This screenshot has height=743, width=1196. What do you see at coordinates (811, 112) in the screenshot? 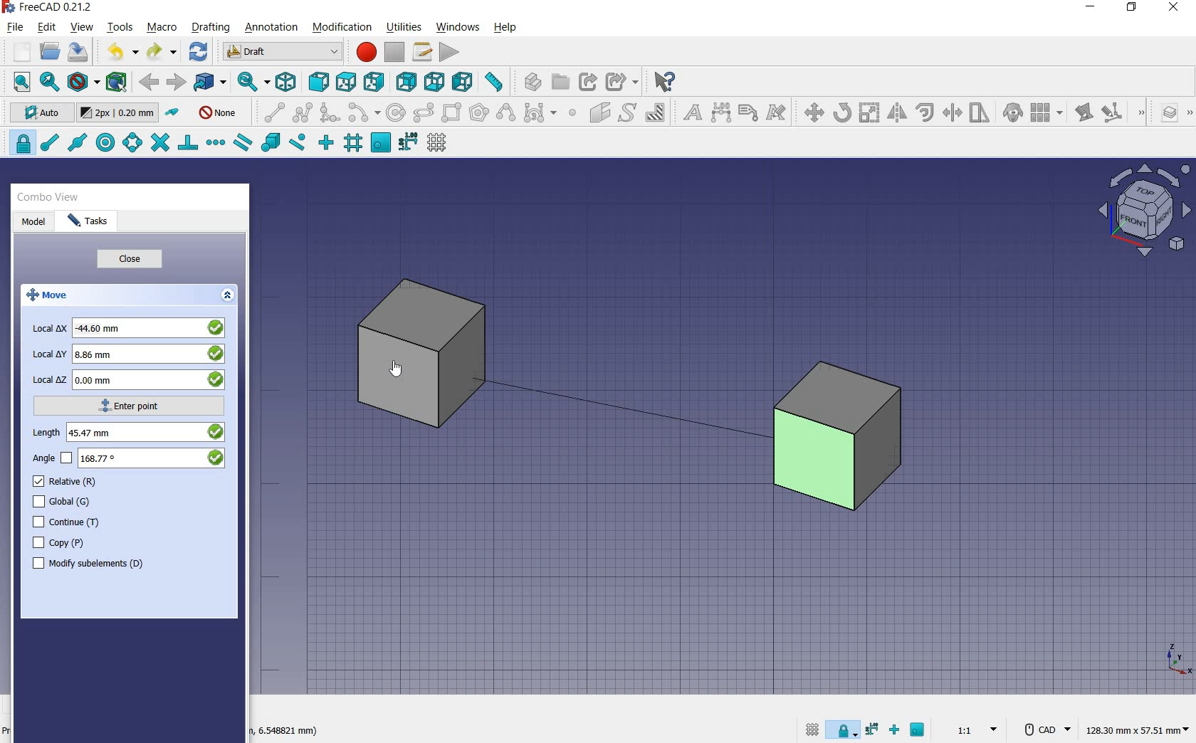
I see `move` at bounding box center [811, 112].